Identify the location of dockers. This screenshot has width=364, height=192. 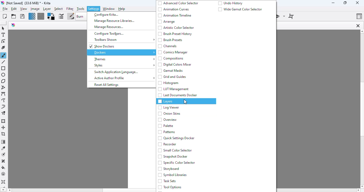
(122, 52).